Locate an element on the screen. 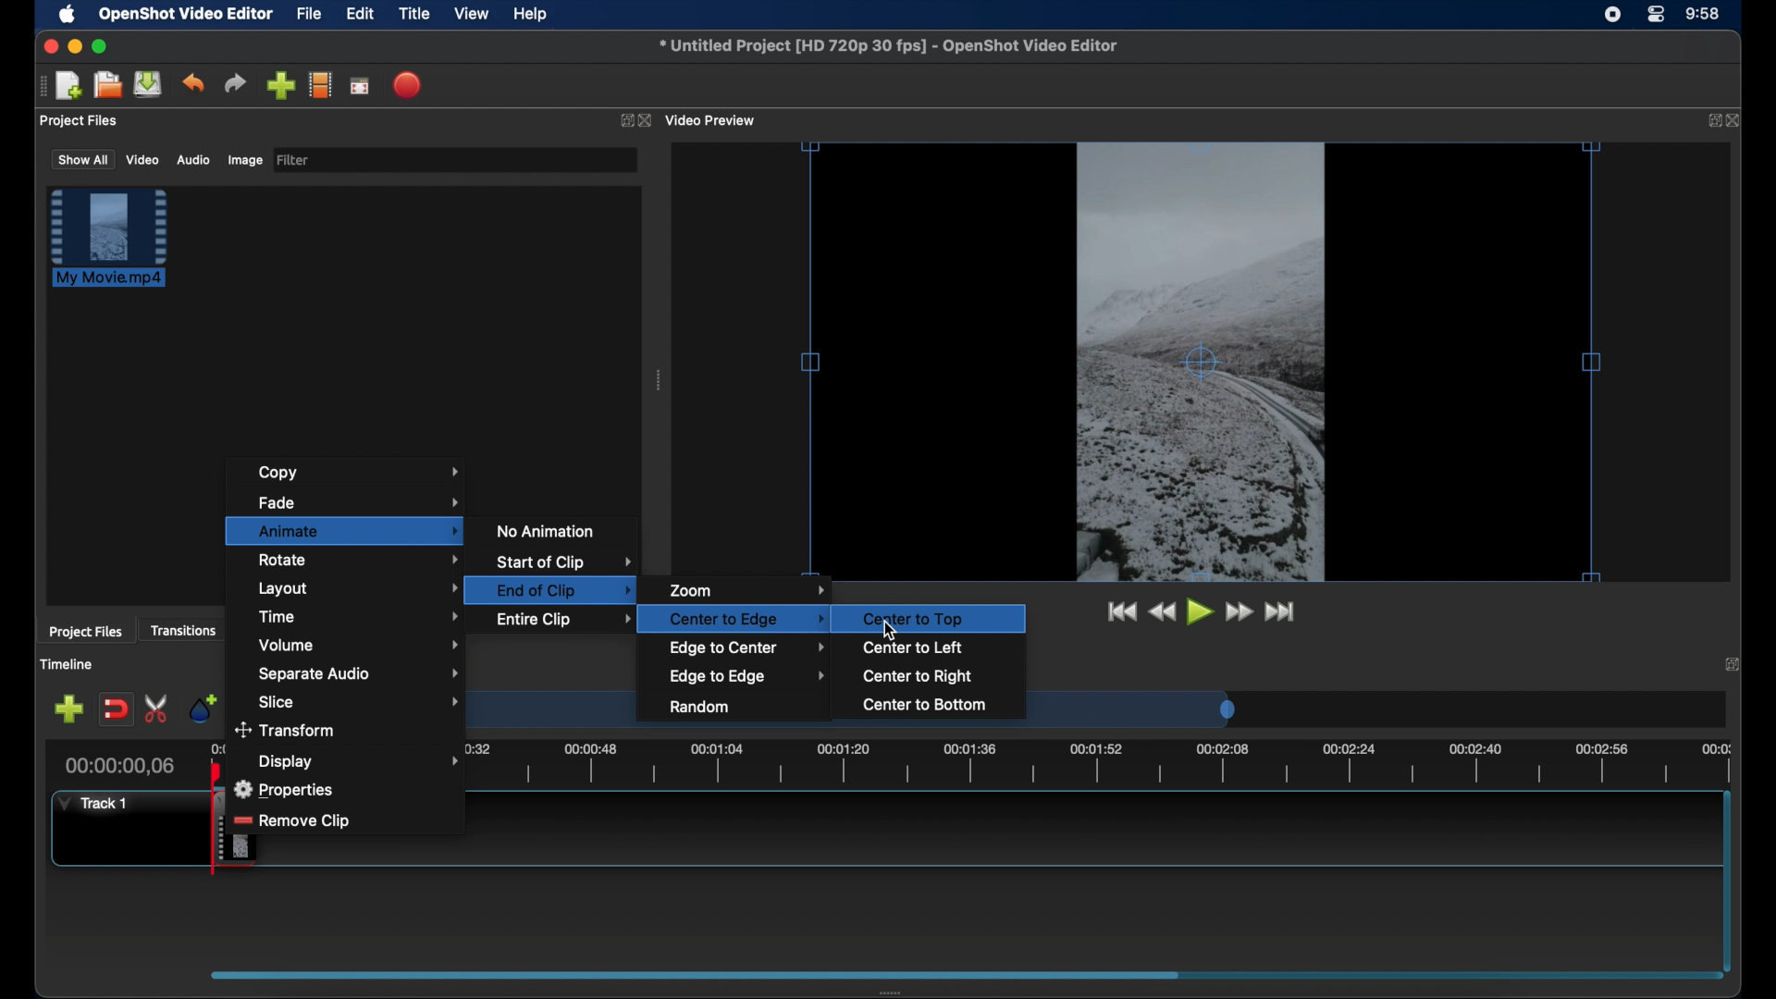  transform is located at coordinates (290, 730).